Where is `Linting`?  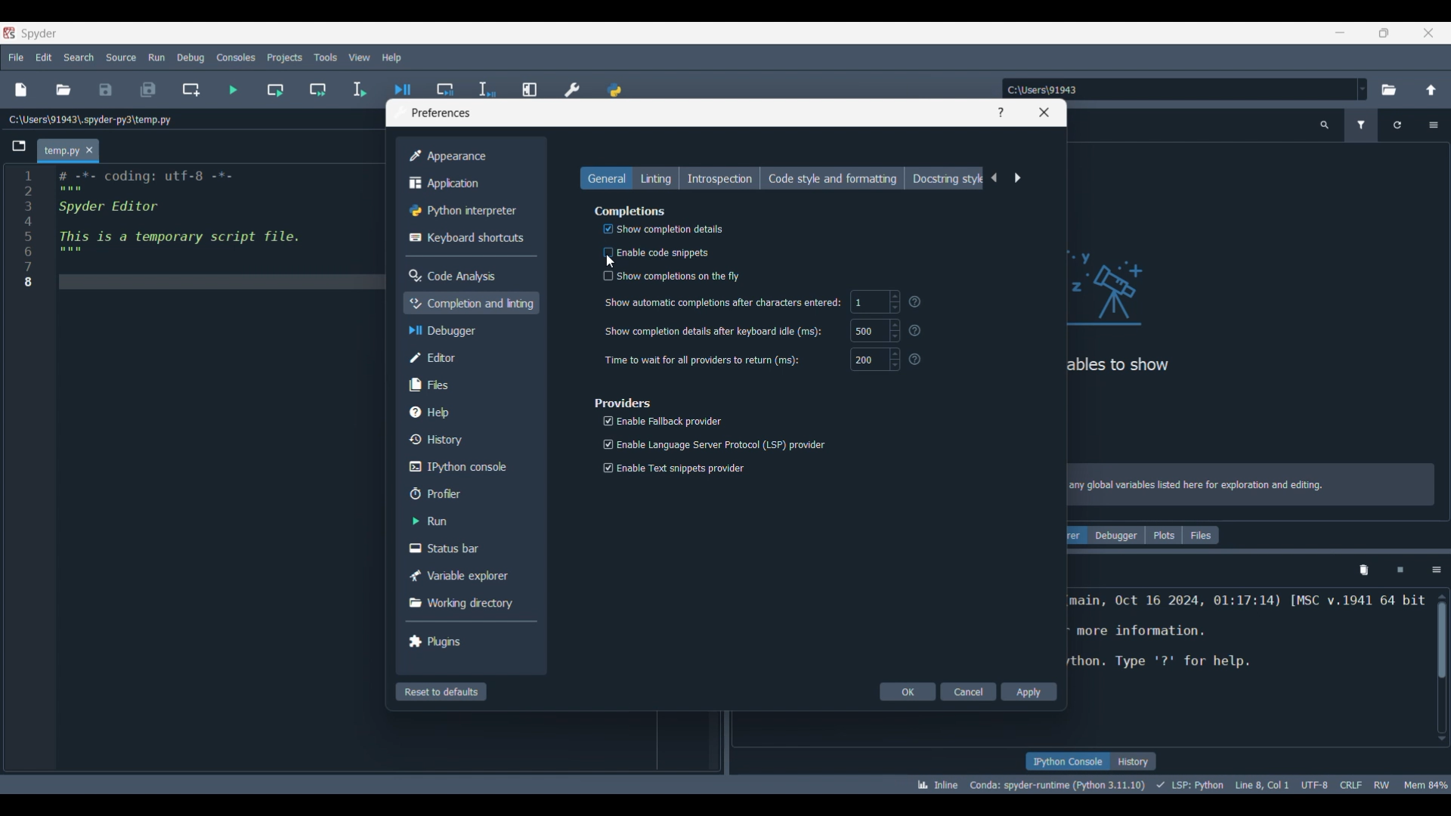
Linting is located at coordinates (655, 178).